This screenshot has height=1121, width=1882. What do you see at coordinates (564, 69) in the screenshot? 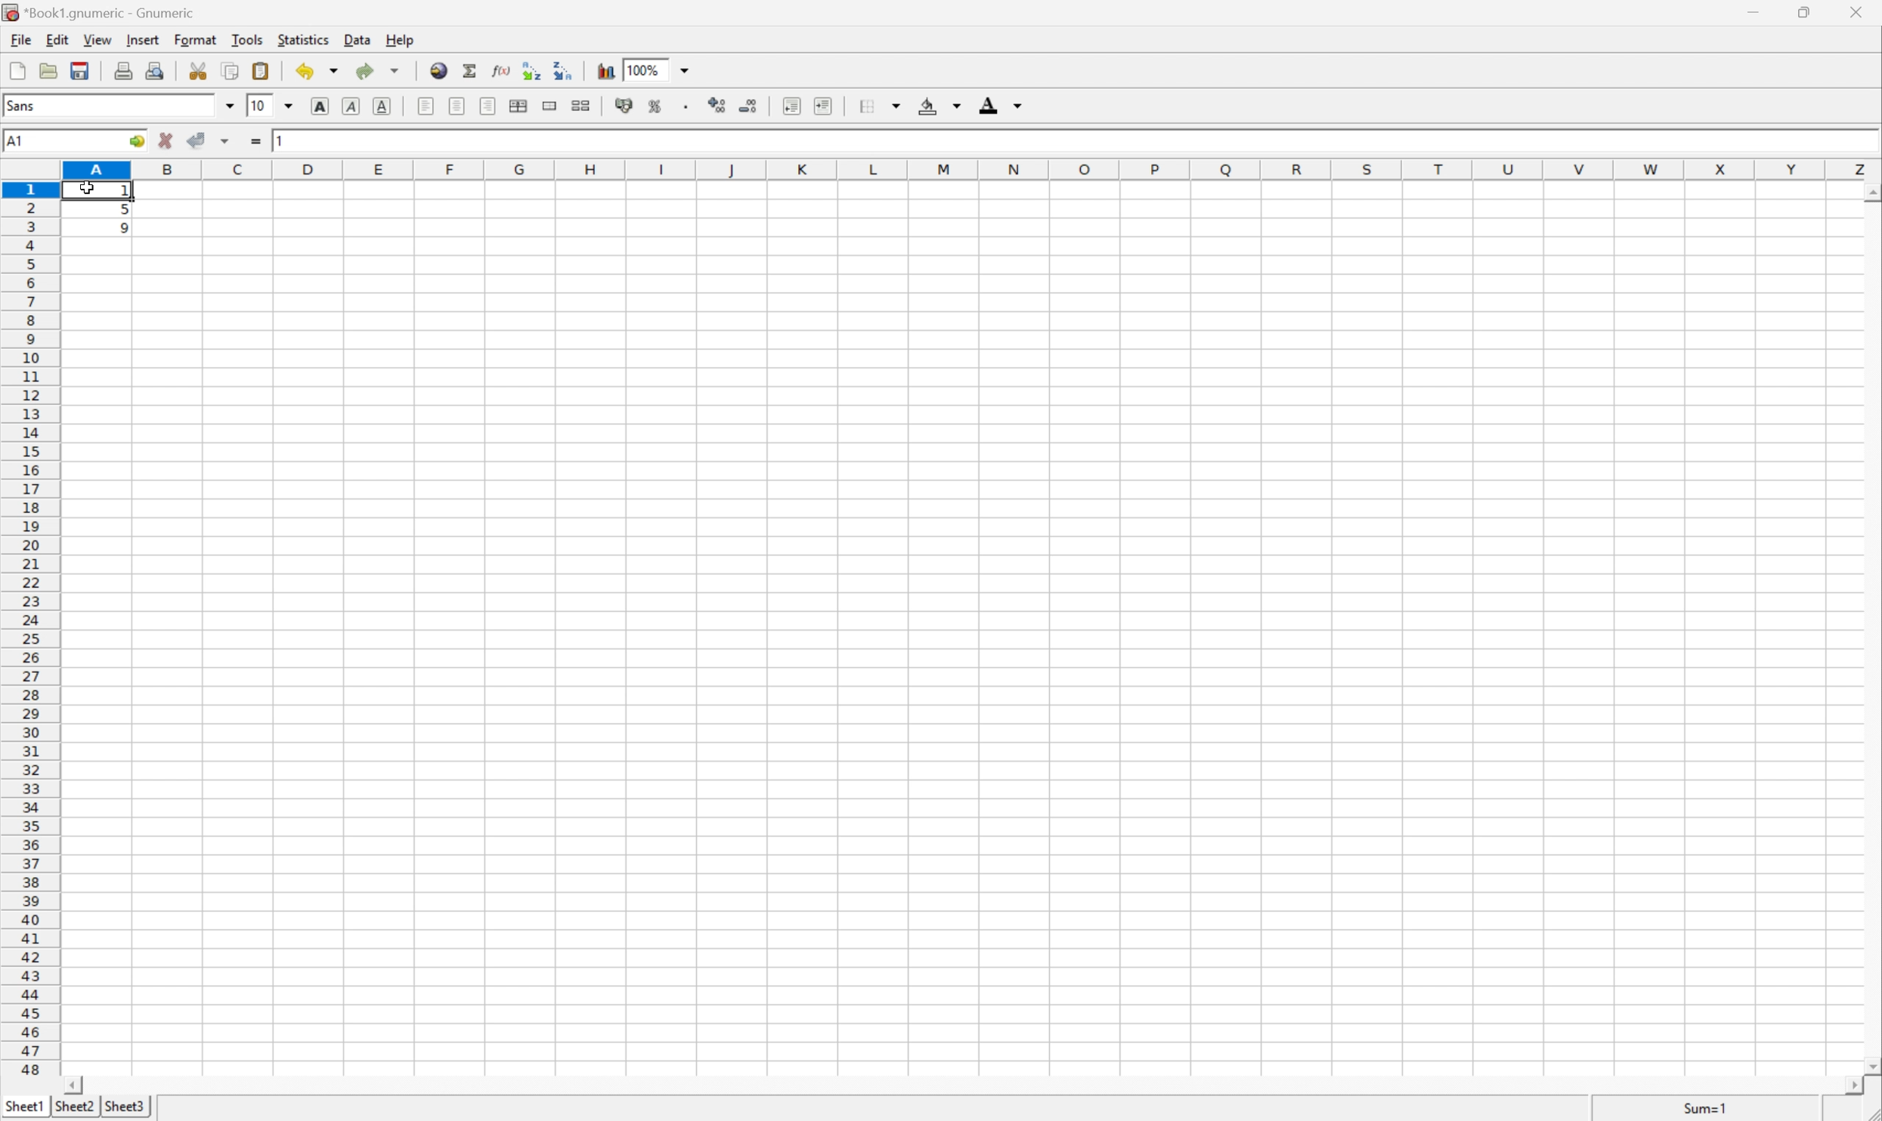
I see `Sort the selected region in descending order based on the first column selected` at bounding box center [564, 69].